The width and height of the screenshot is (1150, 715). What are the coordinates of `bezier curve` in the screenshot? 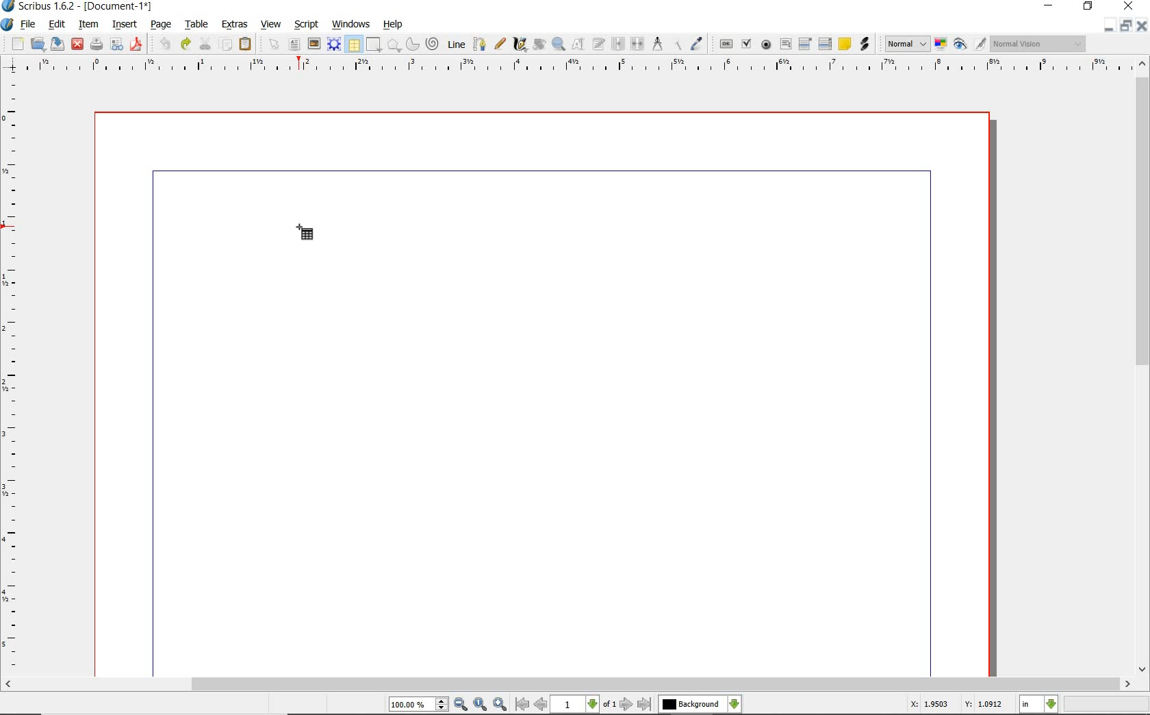 It's located at (479, 44).